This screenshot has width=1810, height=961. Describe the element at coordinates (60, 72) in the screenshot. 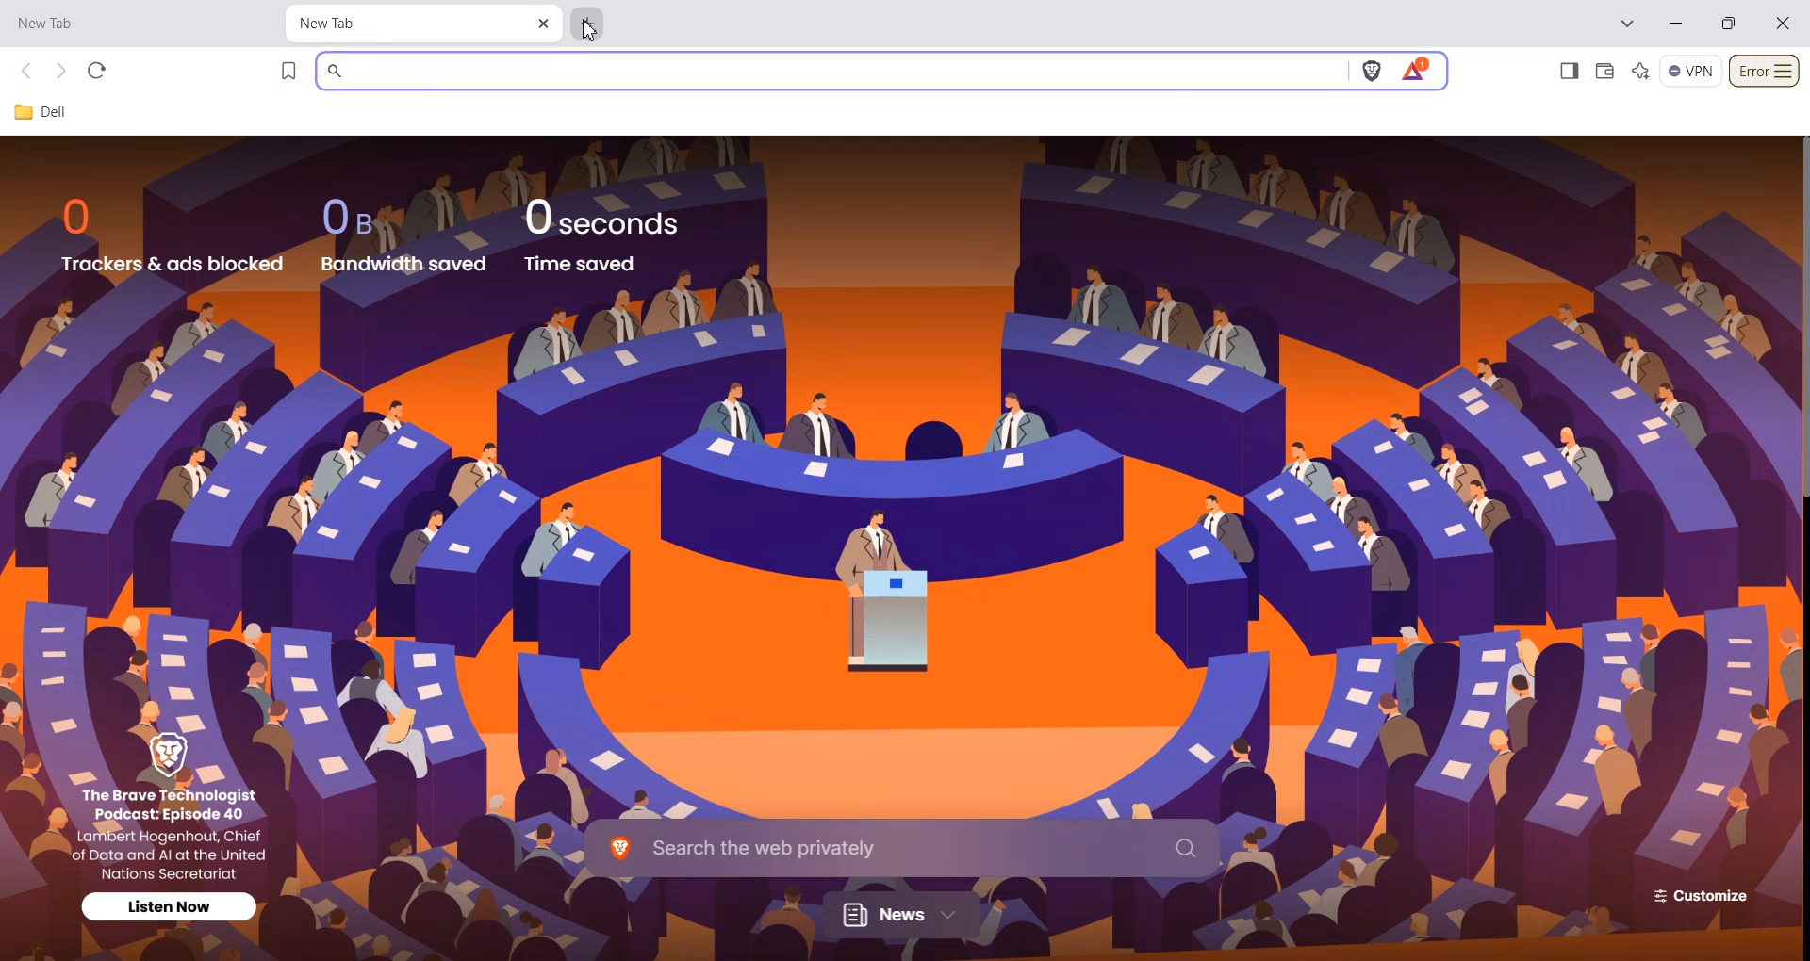

I see `Forward` at that location.